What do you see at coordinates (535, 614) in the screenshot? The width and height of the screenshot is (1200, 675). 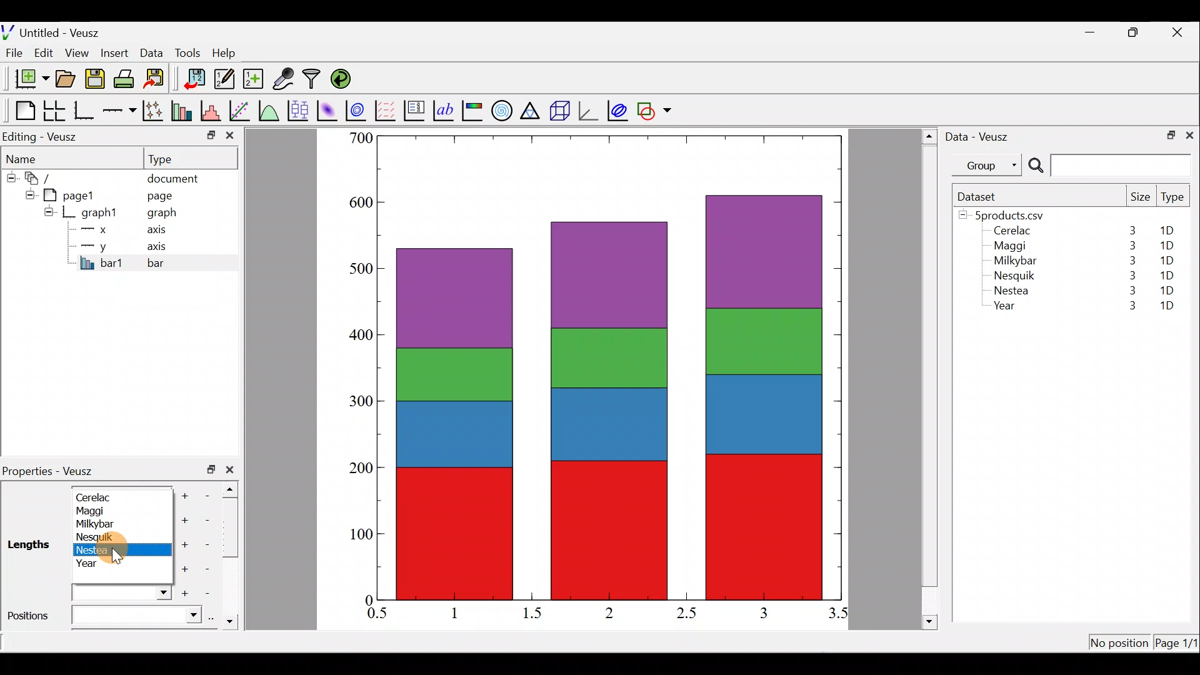 I see `1.5` at bounding box center [535, 614].